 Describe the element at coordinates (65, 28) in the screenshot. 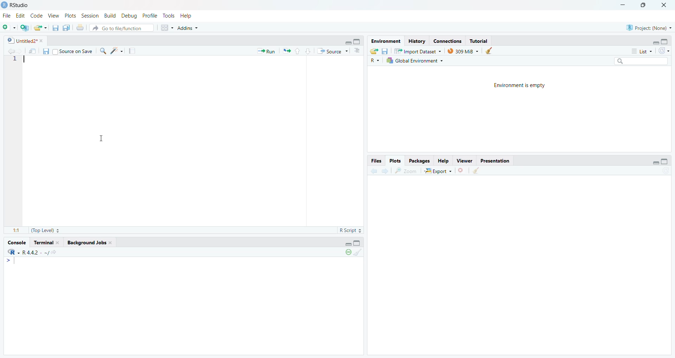

I see `copy` at that location.